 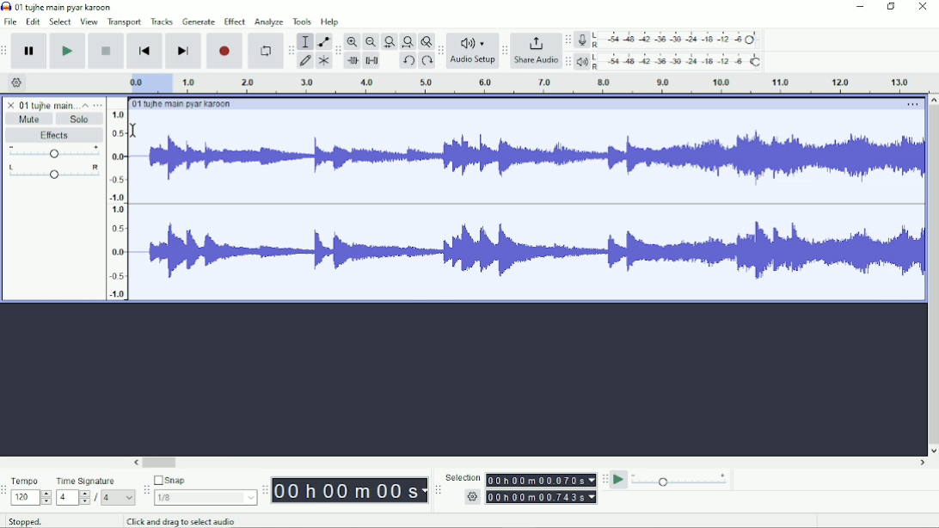 What do you see at coordinates (97, 498) in the screenshot?
I see `/` at bounding box center [97, 498].